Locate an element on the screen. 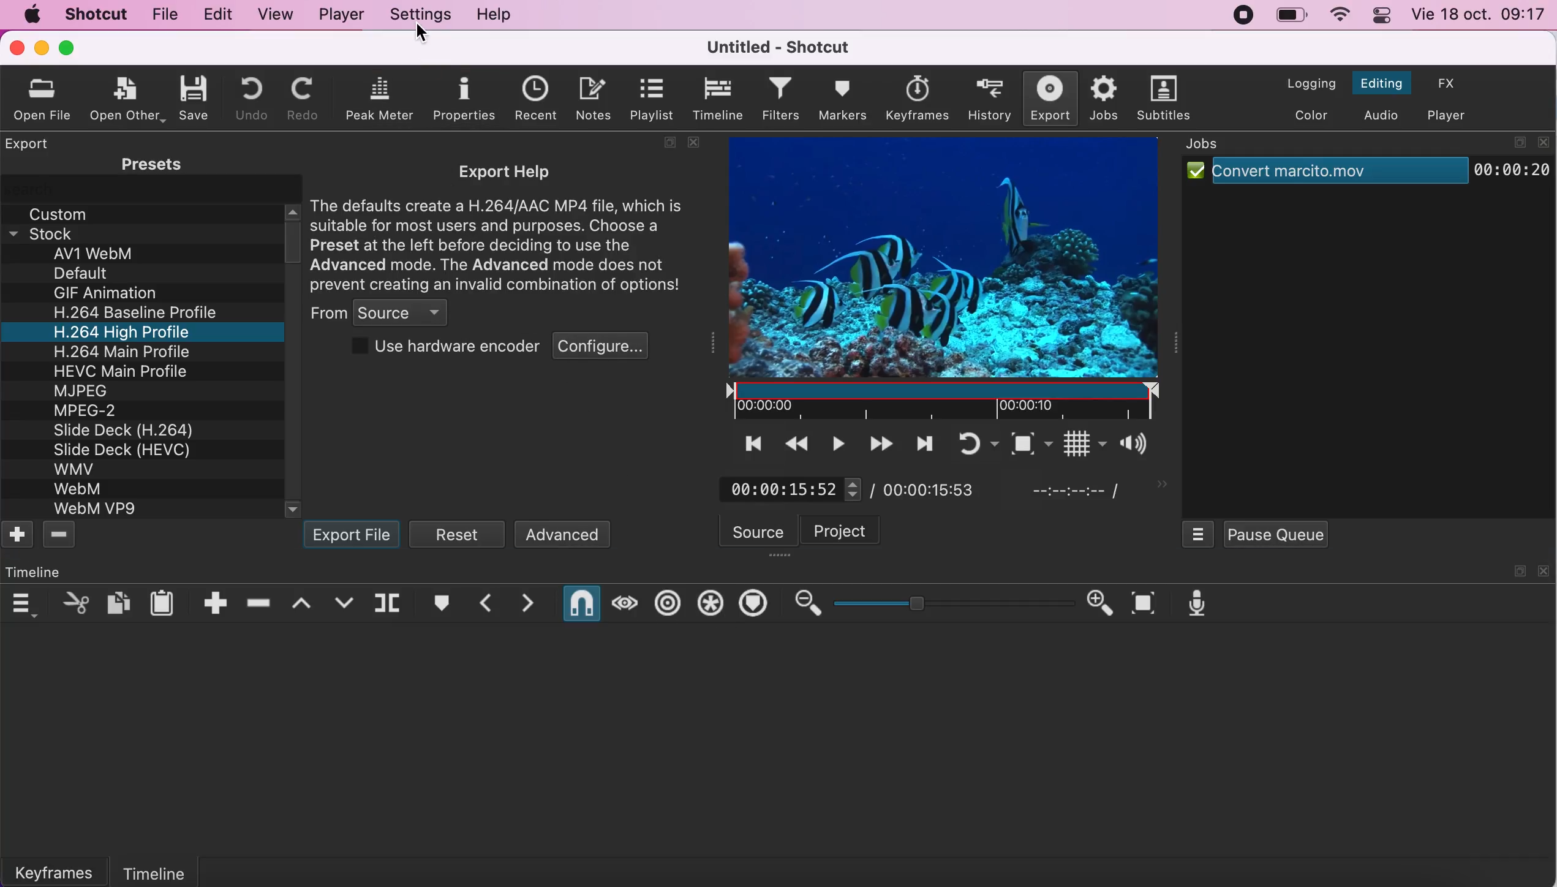 The image size is (1557, 887). H.264 High Profile is located at coordinates (136, 331).